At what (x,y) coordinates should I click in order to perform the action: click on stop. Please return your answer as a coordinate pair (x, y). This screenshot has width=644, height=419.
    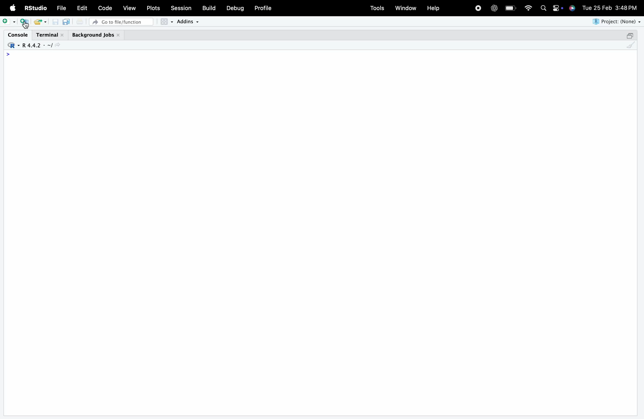
    Looking at the image, I should click on (478, 7).